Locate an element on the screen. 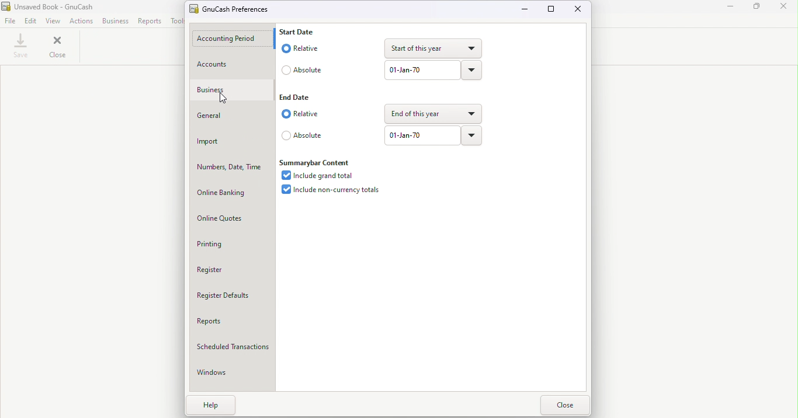  End date is located at coordinates (297, 96).